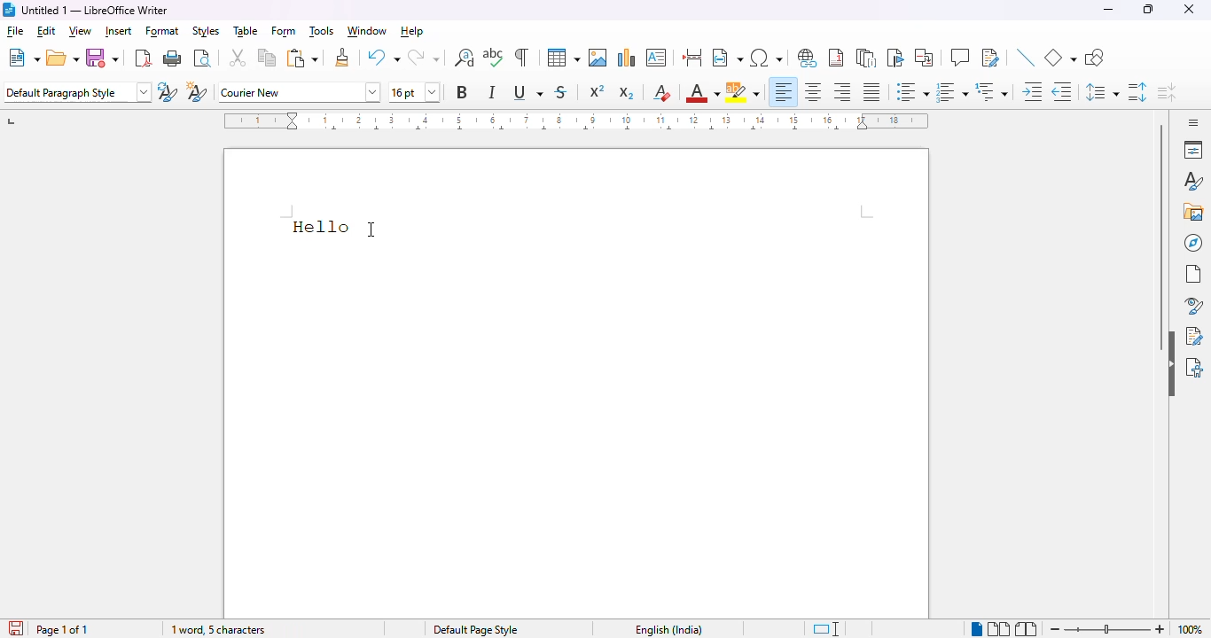 The width and height of the screenshot is (1211, 638). What do you see at coordinates (727, 57) in the screenshot?
I see `insert text field` at bounding box center [727, 57].